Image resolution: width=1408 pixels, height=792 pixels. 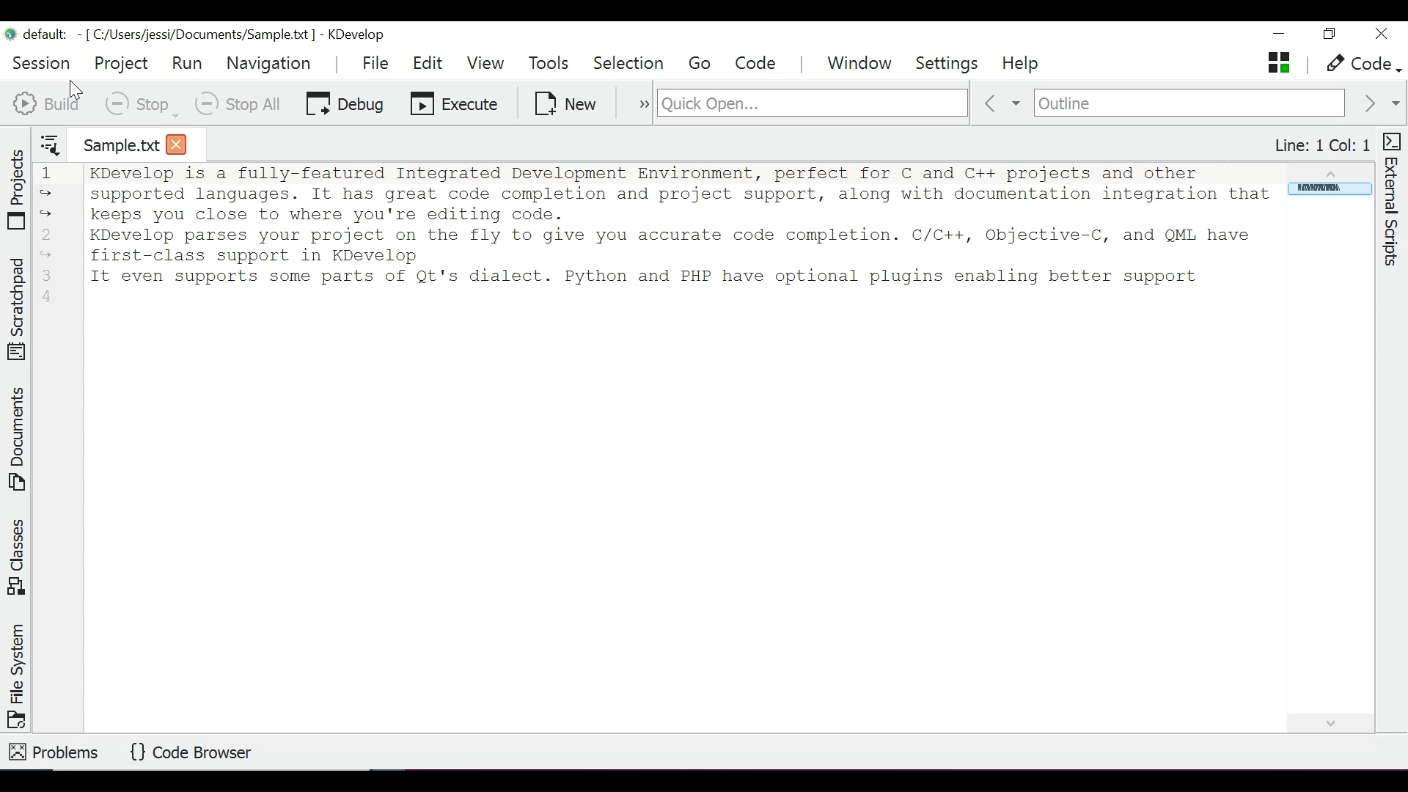 I want to click on Project, so click(x=121, y=62).